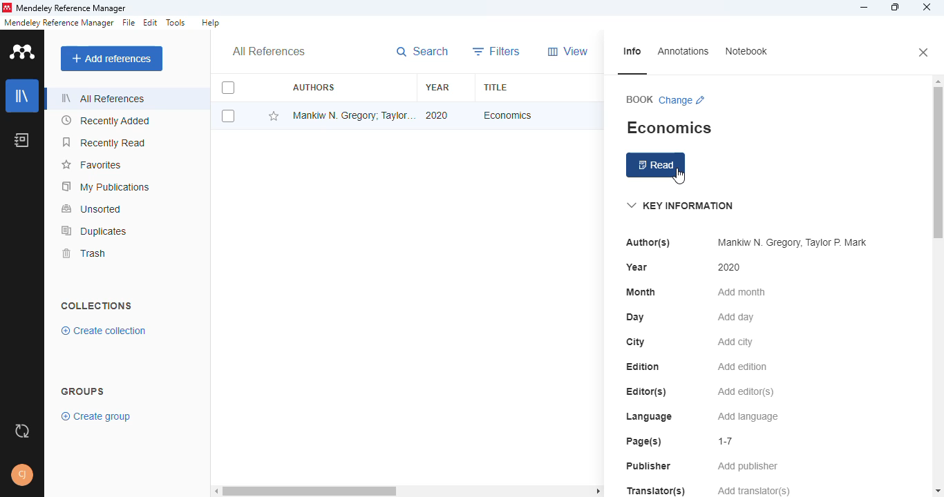  Describe the element at coordinates (657, 491) in the screenshot. I see `translator(s)` at that location.